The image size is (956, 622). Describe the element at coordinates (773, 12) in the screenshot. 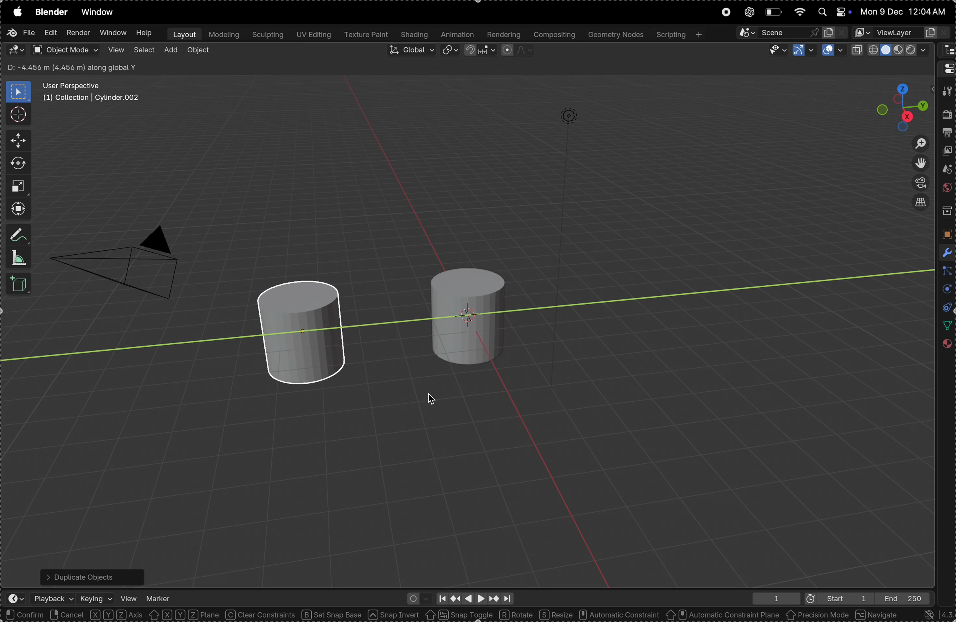

I see `battery` at that location.